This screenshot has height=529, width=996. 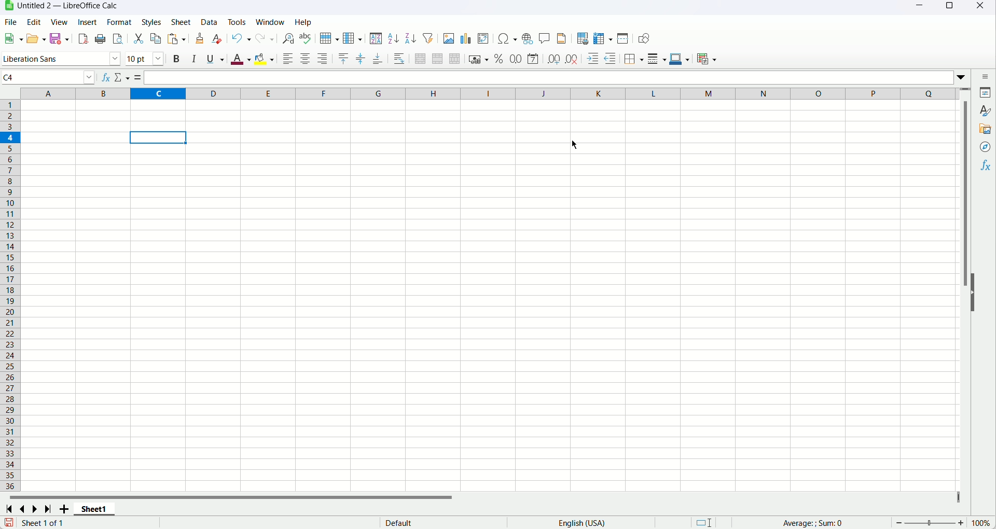 What do you see at coordinates (158, 138) in the screenshot?
I see `active cell` at bounding box center [158, 138].